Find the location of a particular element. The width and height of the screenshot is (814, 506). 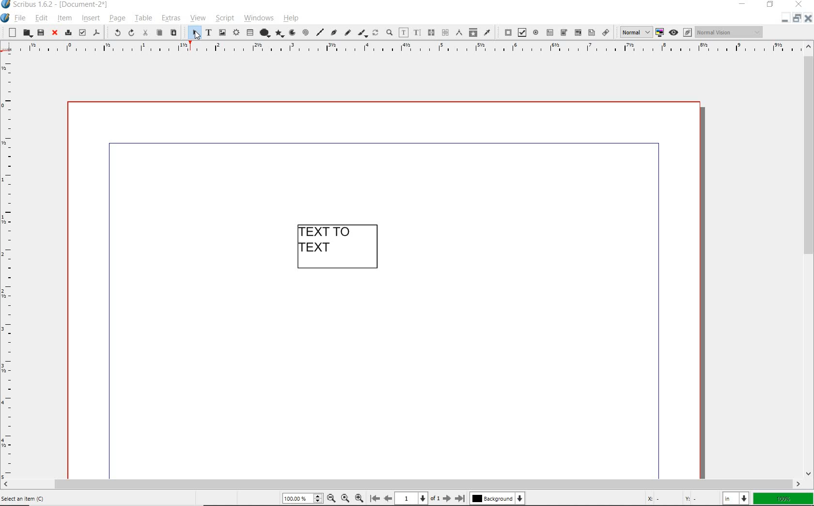

link annotation is located at coordinates (605, 32).